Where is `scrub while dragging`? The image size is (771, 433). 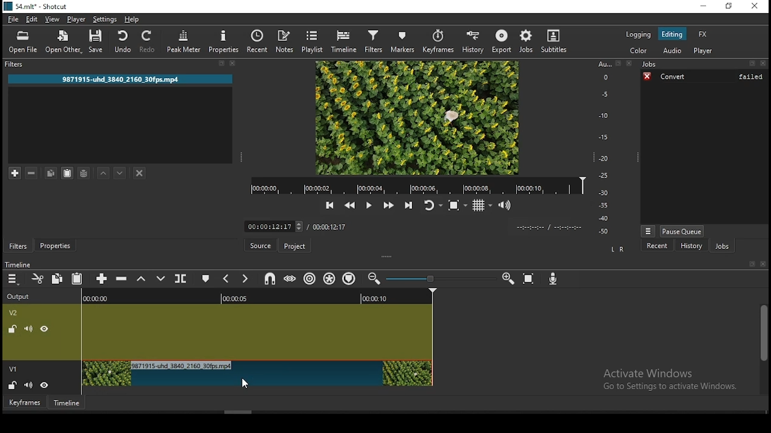
scrub while dragging is located at coordinates (291, 278).